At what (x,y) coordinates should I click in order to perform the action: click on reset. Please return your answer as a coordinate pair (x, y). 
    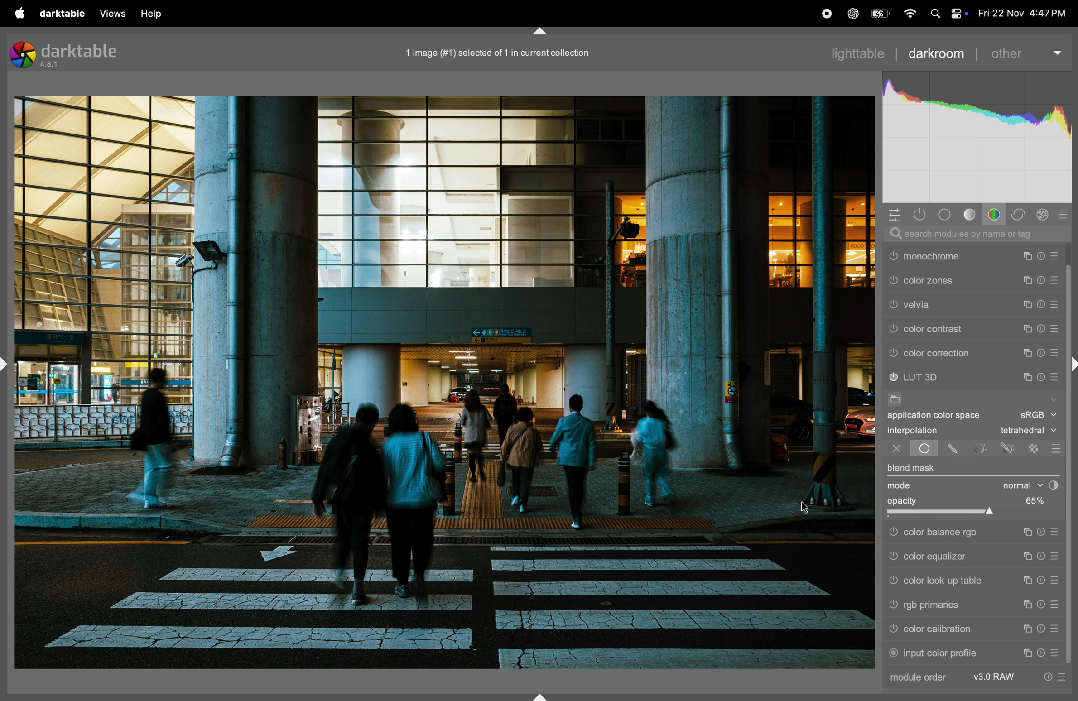
    Looking at the image, I should click on (1041, 652).